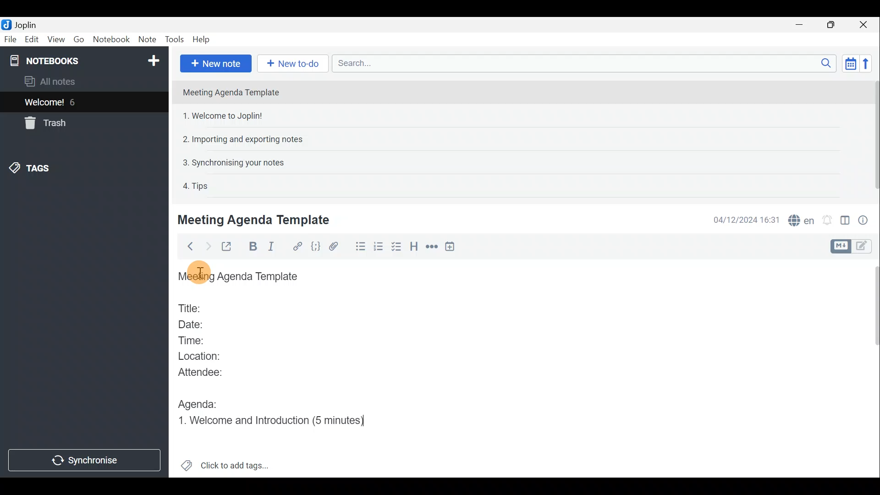 The height and width of the screenshot is (495, 880). I want to click on Bulleted list, so click(360, 247).